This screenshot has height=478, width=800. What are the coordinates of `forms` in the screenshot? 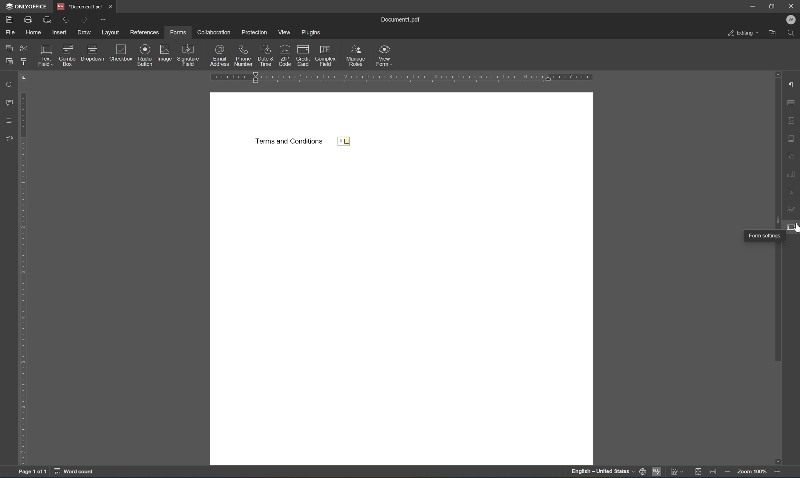 It's located at (179, 33).